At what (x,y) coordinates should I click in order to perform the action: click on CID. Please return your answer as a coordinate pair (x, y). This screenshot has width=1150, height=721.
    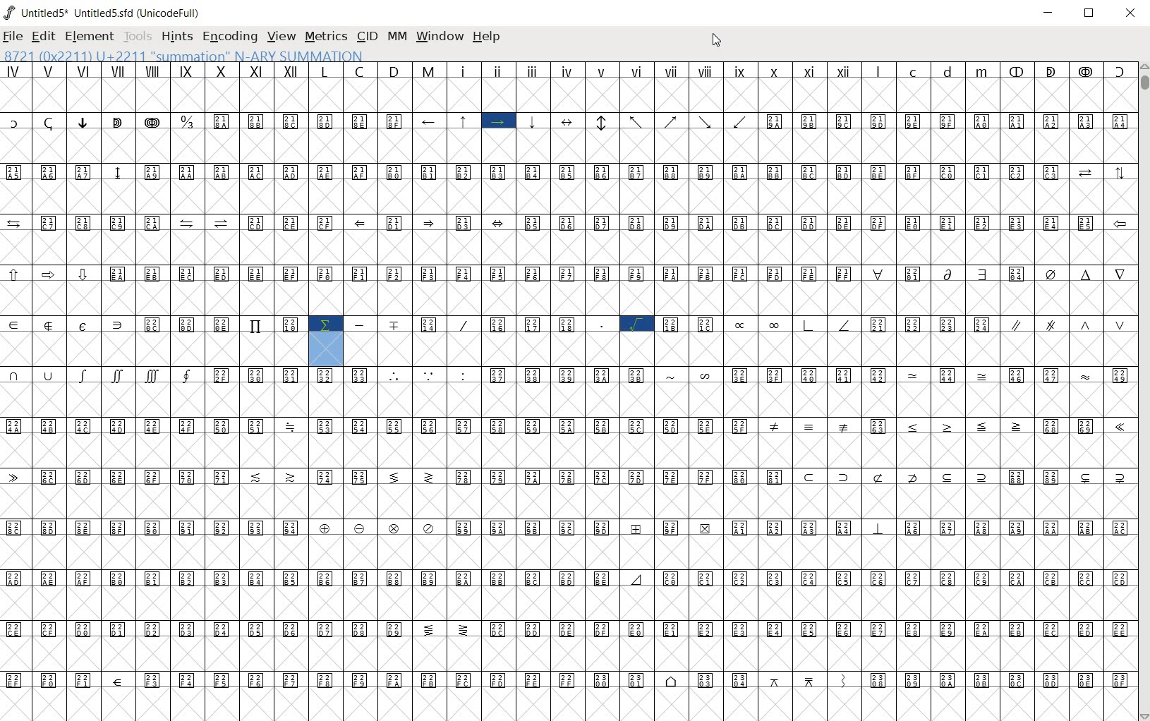
    Looking at the image, I should click on (367, 37).